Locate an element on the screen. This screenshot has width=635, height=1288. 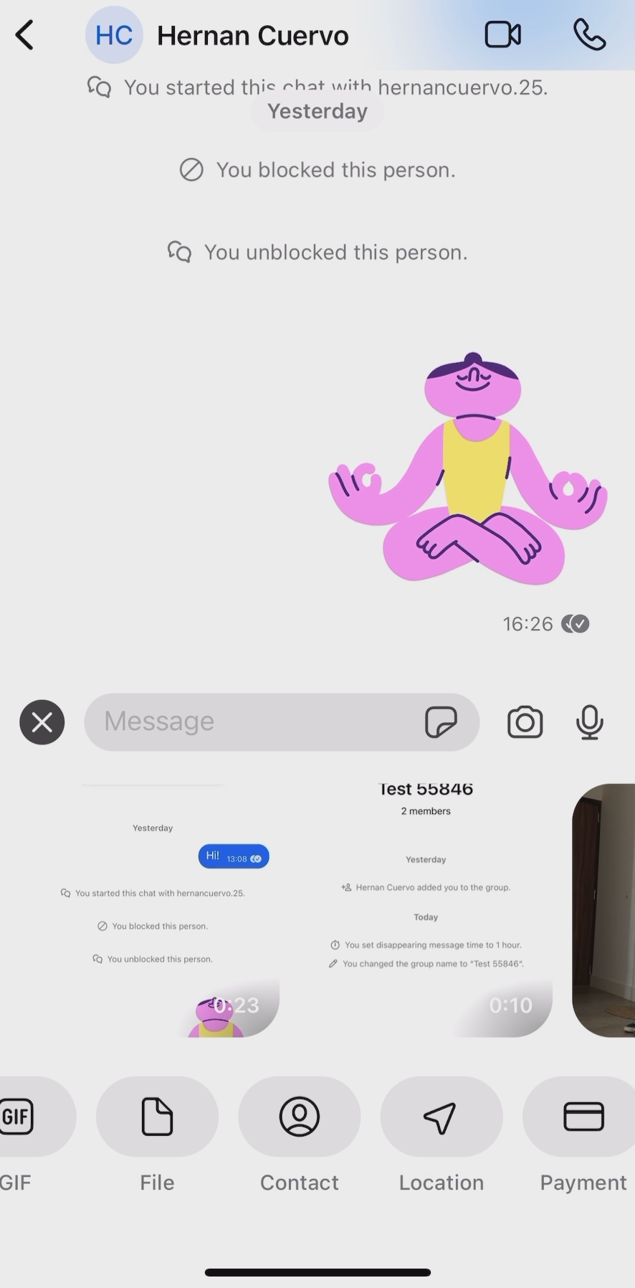
location button is located at coordinates (442, 1142).